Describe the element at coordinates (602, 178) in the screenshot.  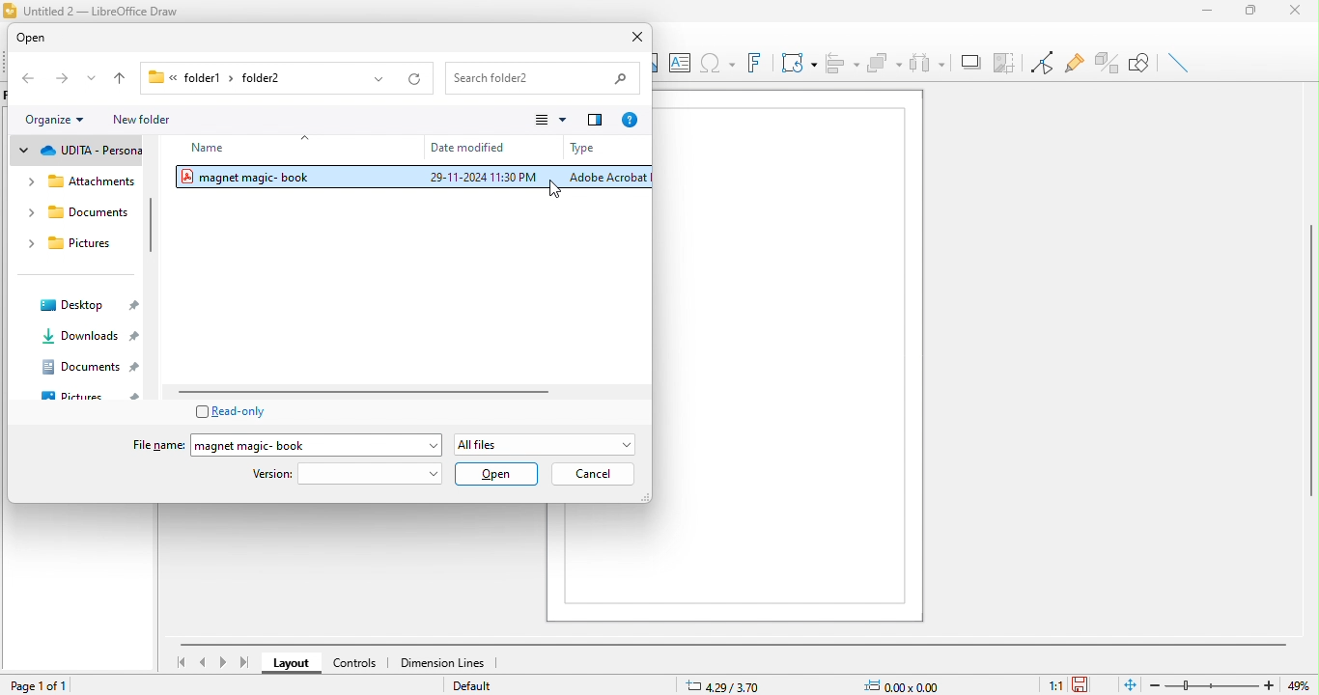
I see `Adobe Acrobat` at that location.